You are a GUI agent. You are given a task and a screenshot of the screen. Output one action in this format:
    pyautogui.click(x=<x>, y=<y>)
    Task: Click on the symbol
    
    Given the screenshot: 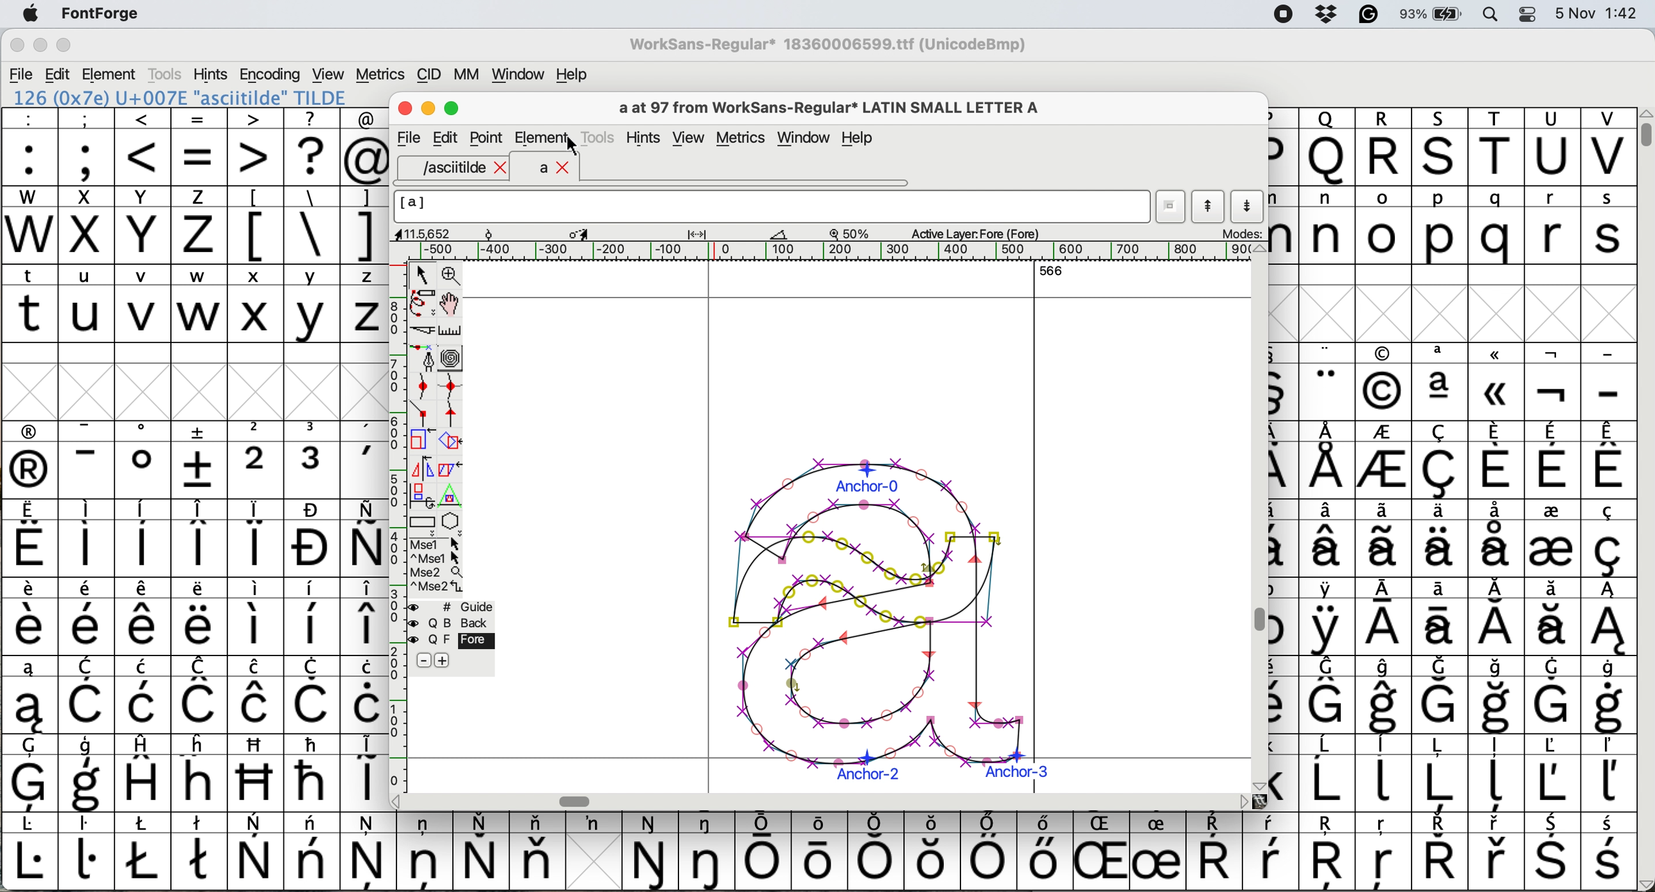 What is the action you would take?
    pyautogui.click(x=1496, y=459)
    